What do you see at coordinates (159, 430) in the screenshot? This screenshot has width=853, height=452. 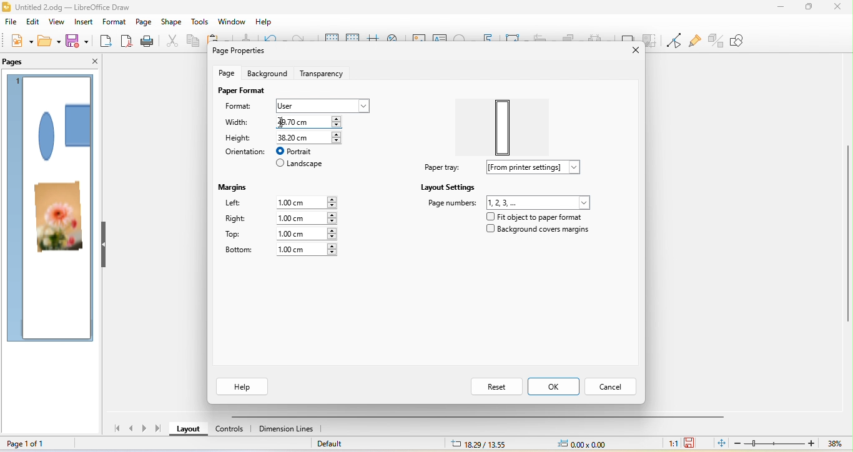 I see `last page` at bounding box center [159, 430].